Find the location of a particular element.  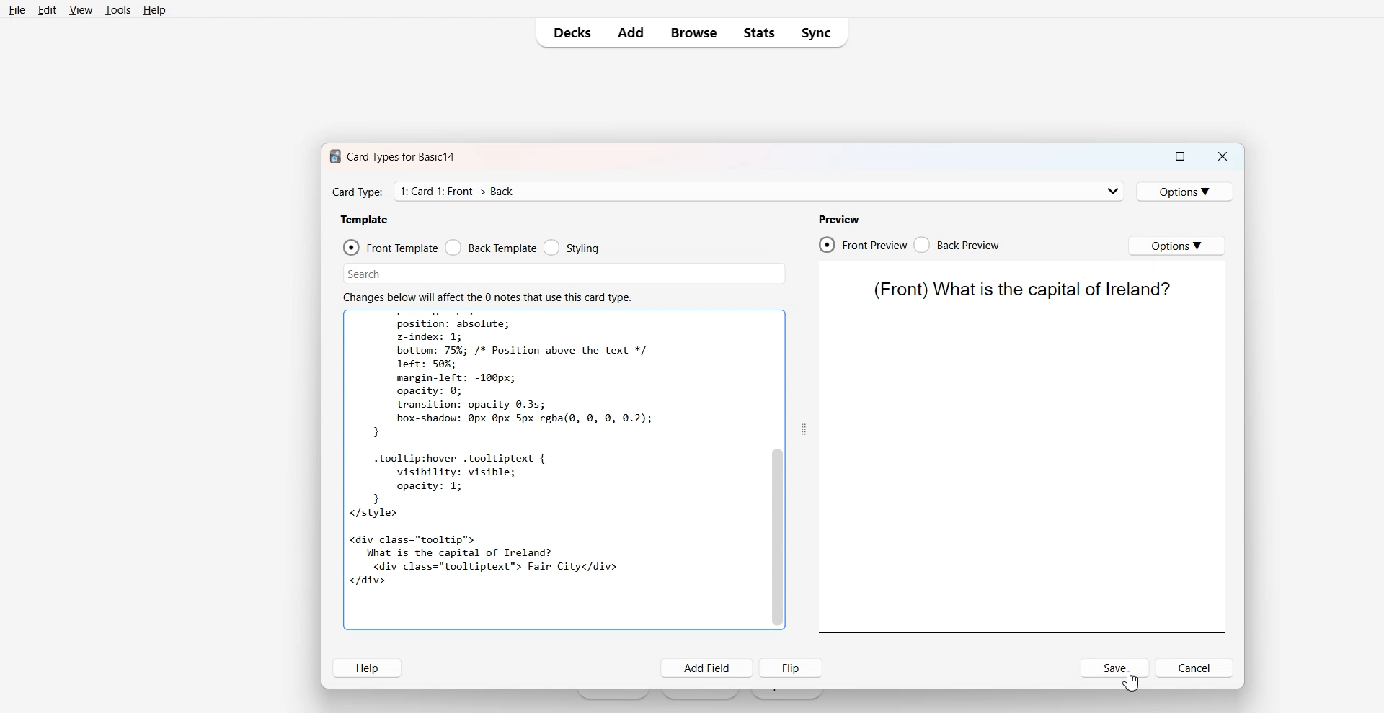

Add is located at coordinates (632, 33).